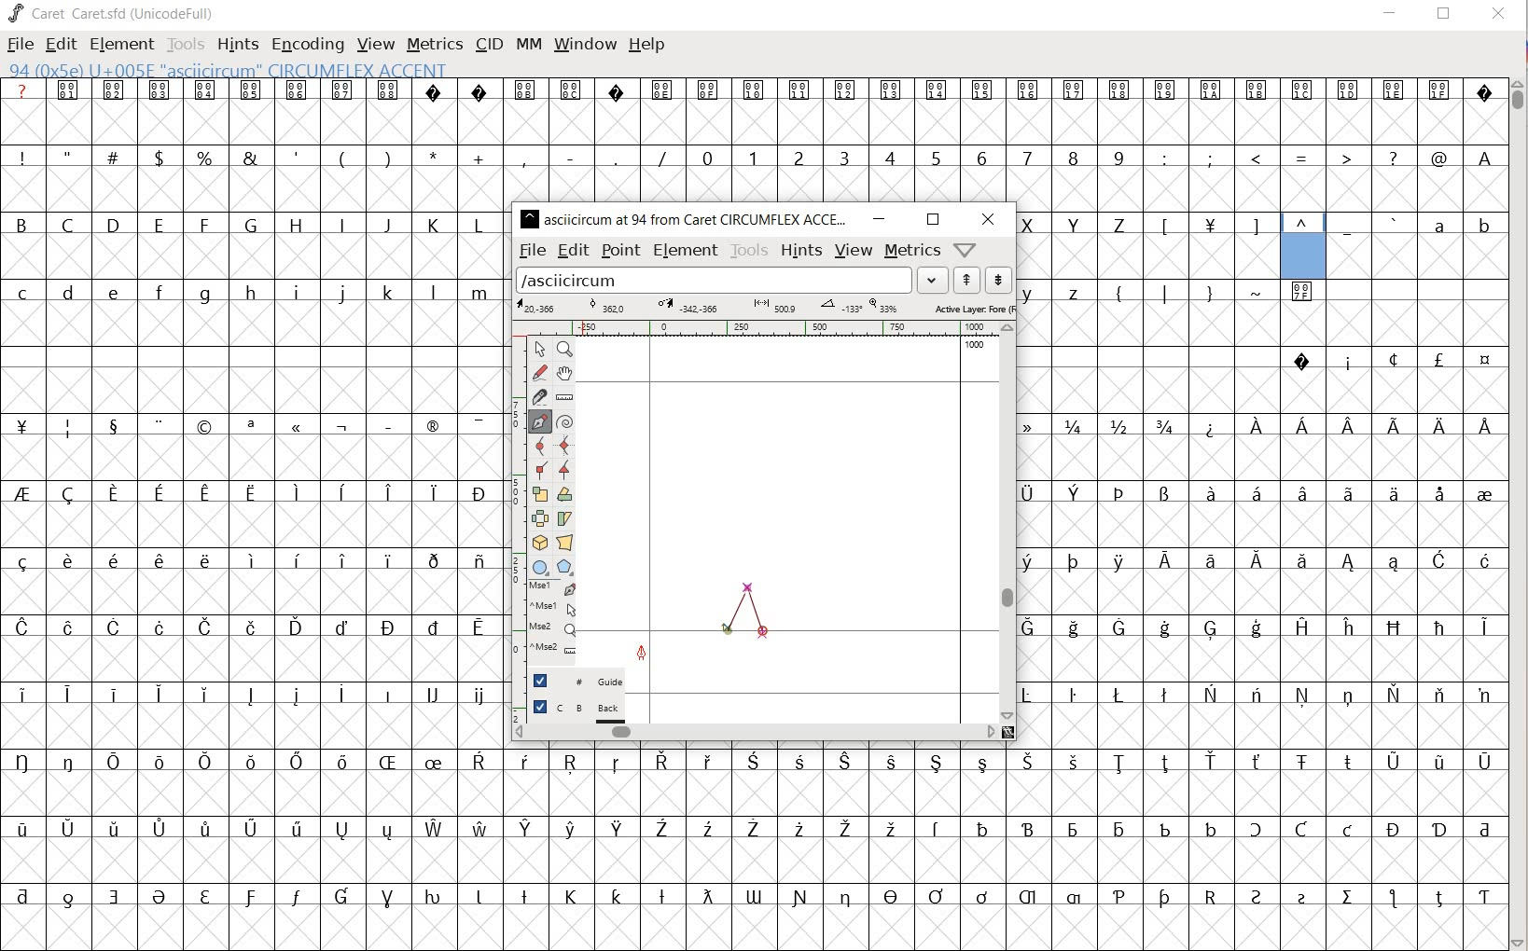  What do you see at coordinates (1496, 15) in the screenshot?
I see `CLOSE` at bounding box center [1496, 15].